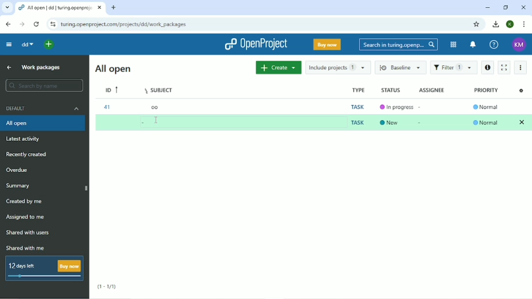 Image resolution: width=532 pixels, height=299 pixels. Describe the element at coordinates (43, 110) in the screenshot. I see `Default` at that location.